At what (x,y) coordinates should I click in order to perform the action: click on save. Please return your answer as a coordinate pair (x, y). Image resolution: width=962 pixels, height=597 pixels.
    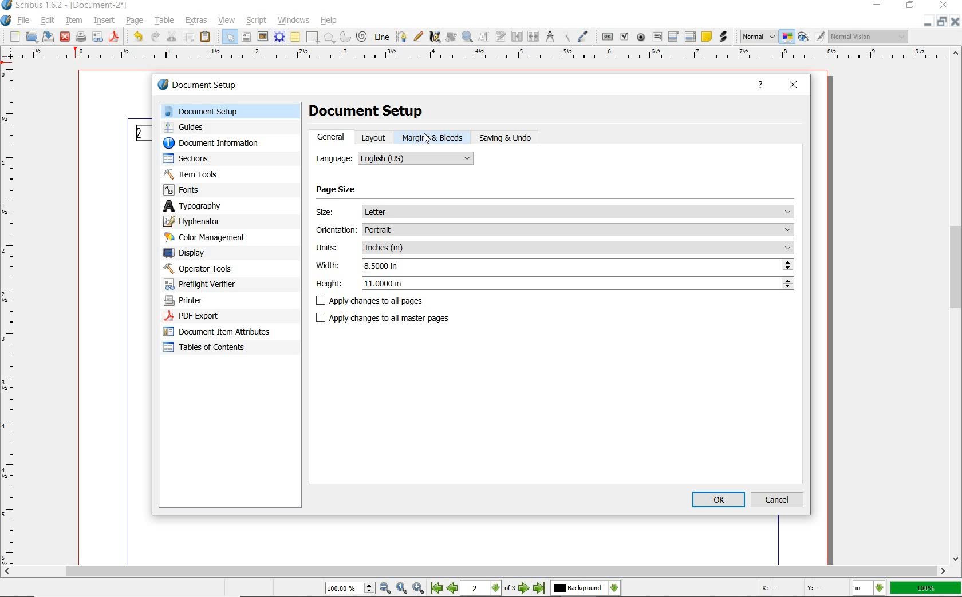
    Looking at the image, I should click on (48, 37).